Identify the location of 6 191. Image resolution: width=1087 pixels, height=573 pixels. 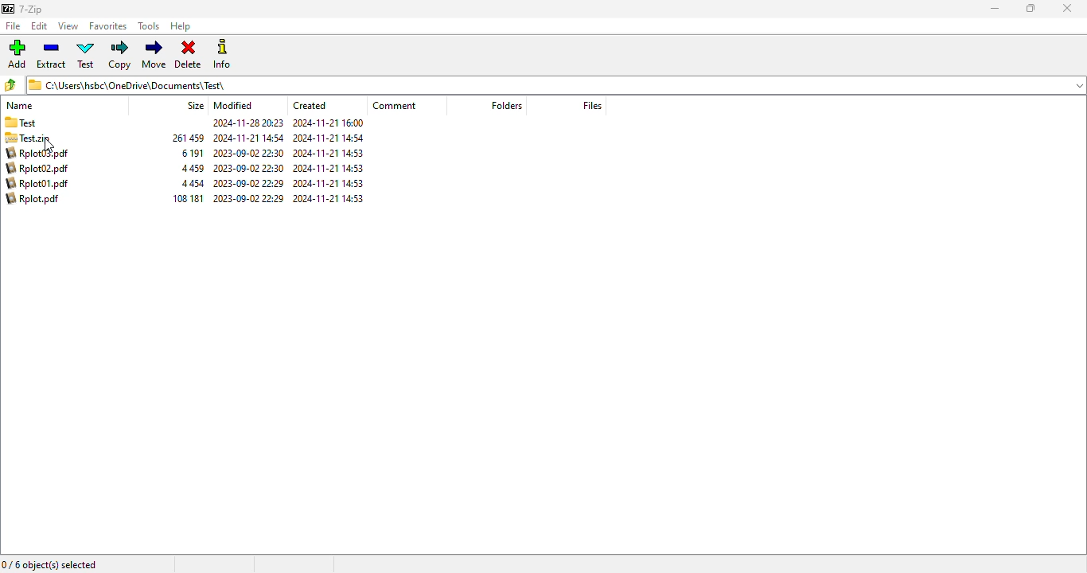
(193, 153).